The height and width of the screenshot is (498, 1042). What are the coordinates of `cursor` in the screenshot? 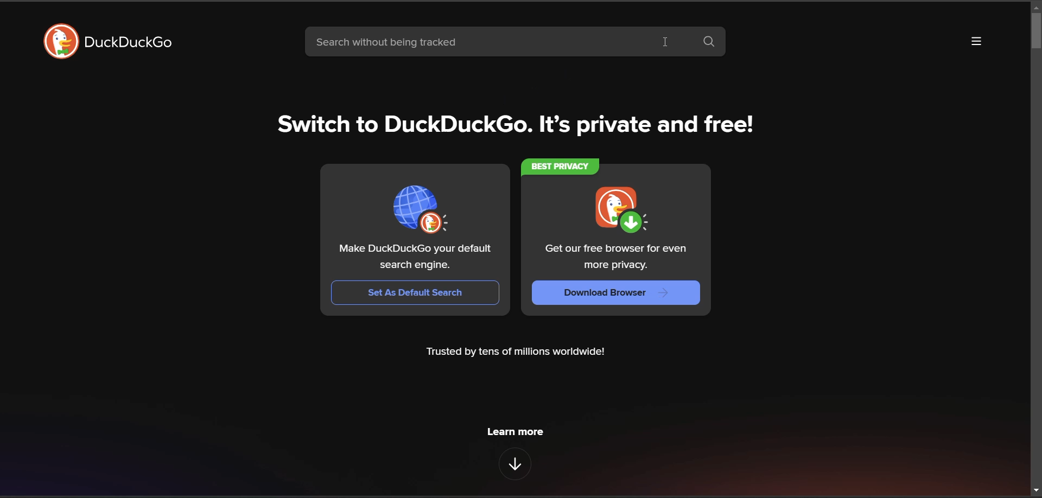 It's located at (665, 41).